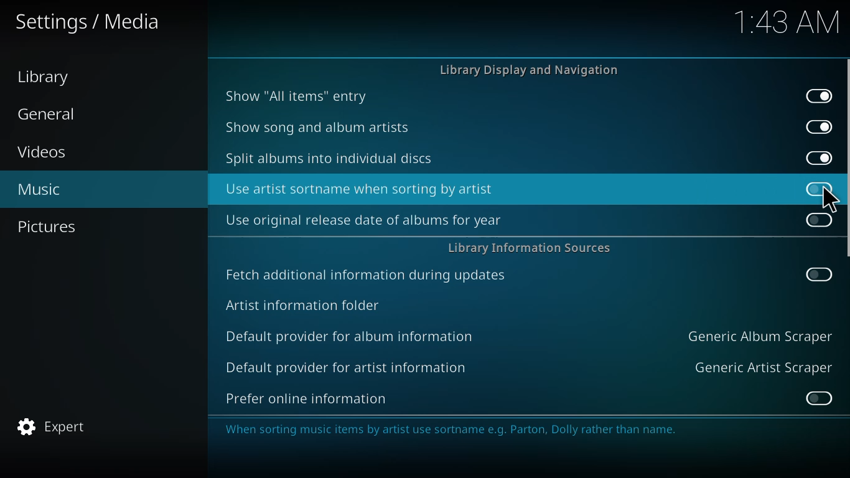  What do you see at coordinates (817, 188) in the screenshot?
I see `click to enable` at bounding box center [817, 188].